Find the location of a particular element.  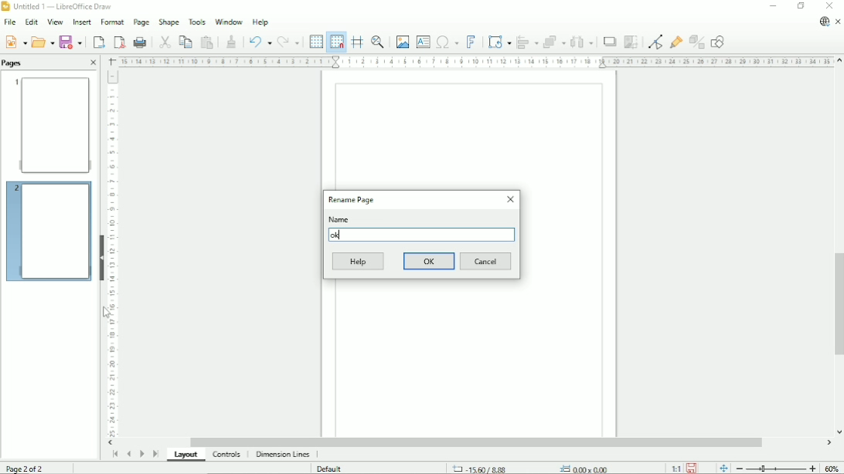

Shadow is located at coordinates (609, 42).